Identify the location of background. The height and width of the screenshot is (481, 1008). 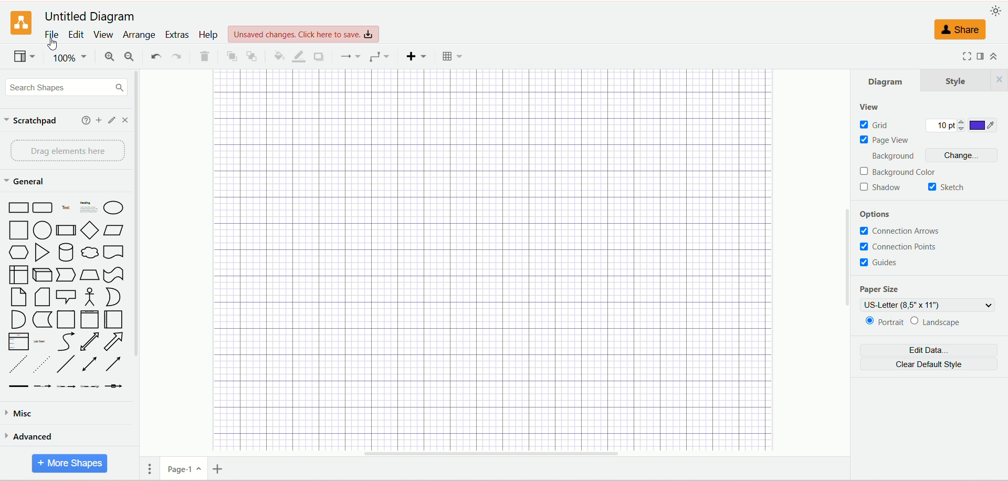
(897, 157).